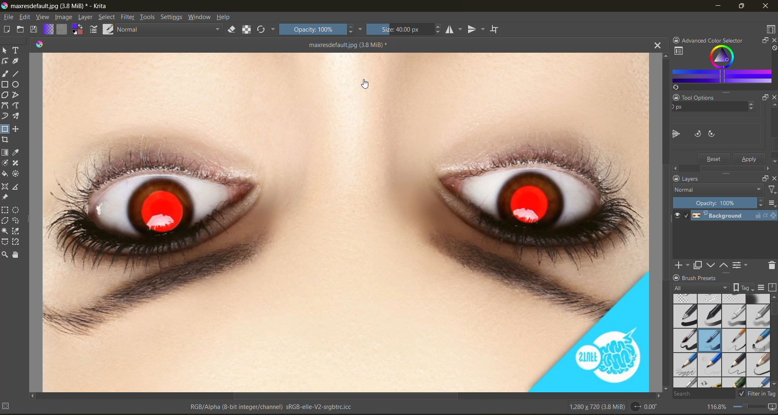 Image resolution: width=778 pixels, height=415 pixels. What do you see at coordinates (95, 30) in the screenshot?
I see `edit brush settings` at bounding box center [95, 30].